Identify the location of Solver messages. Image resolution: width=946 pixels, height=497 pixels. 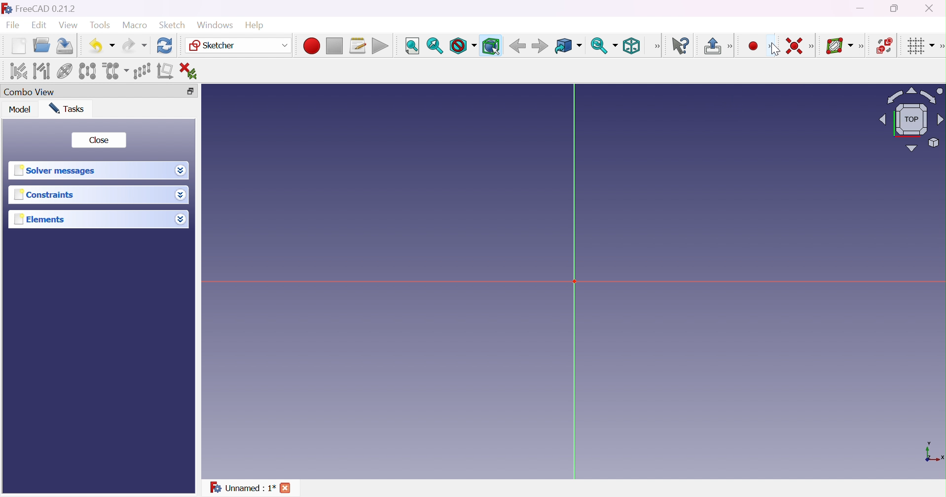
(58, 170).